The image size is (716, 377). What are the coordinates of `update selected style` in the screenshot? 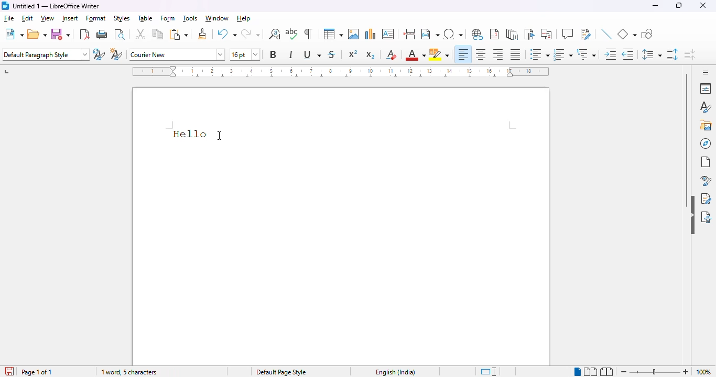 It's located at (100, 54).